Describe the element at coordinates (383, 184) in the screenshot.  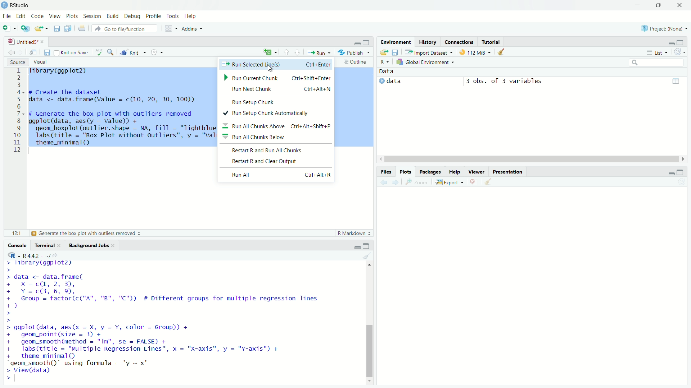
I see `back` at that location.